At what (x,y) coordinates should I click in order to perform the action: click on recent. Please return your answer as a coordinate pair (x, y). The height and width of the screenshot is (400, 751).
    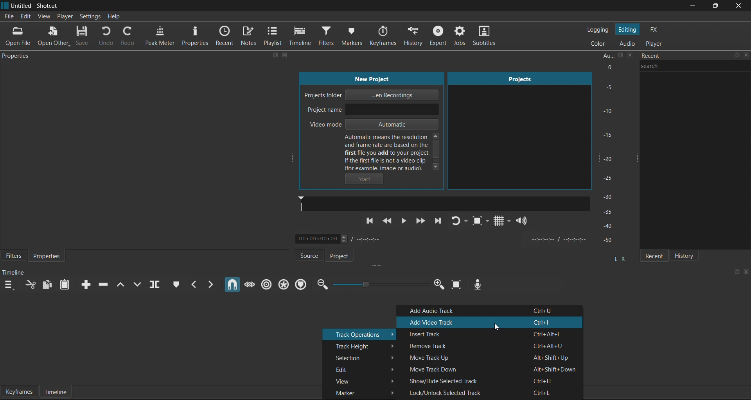
    Looking at the image, I should click on (676, 57).